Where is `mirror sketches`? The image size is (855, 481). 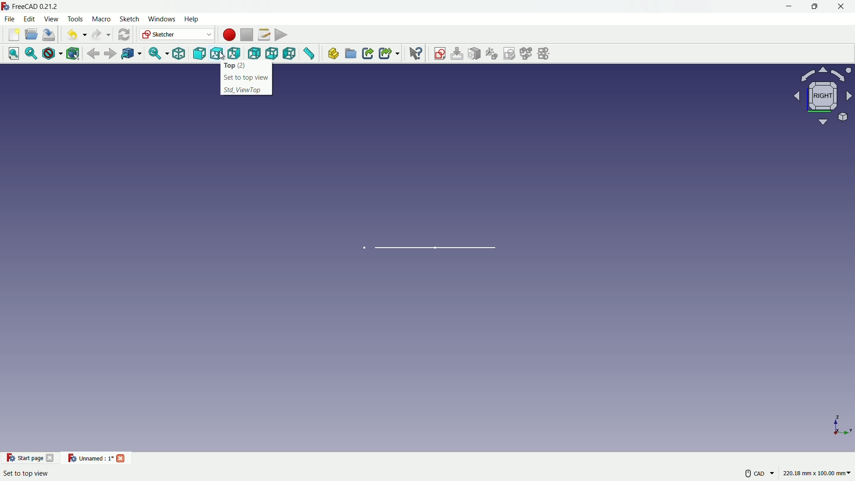 mirror sketches is located at coordinates (546, 54).